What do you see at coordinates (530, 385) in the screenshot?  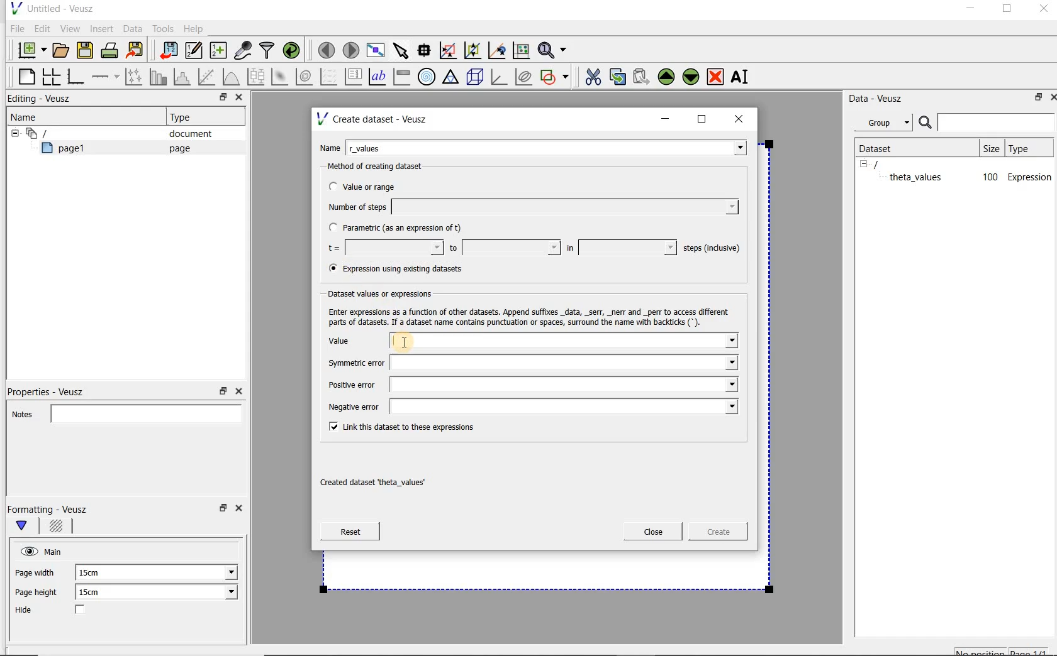 I see `Positive error` at bounding box center [530, 385].